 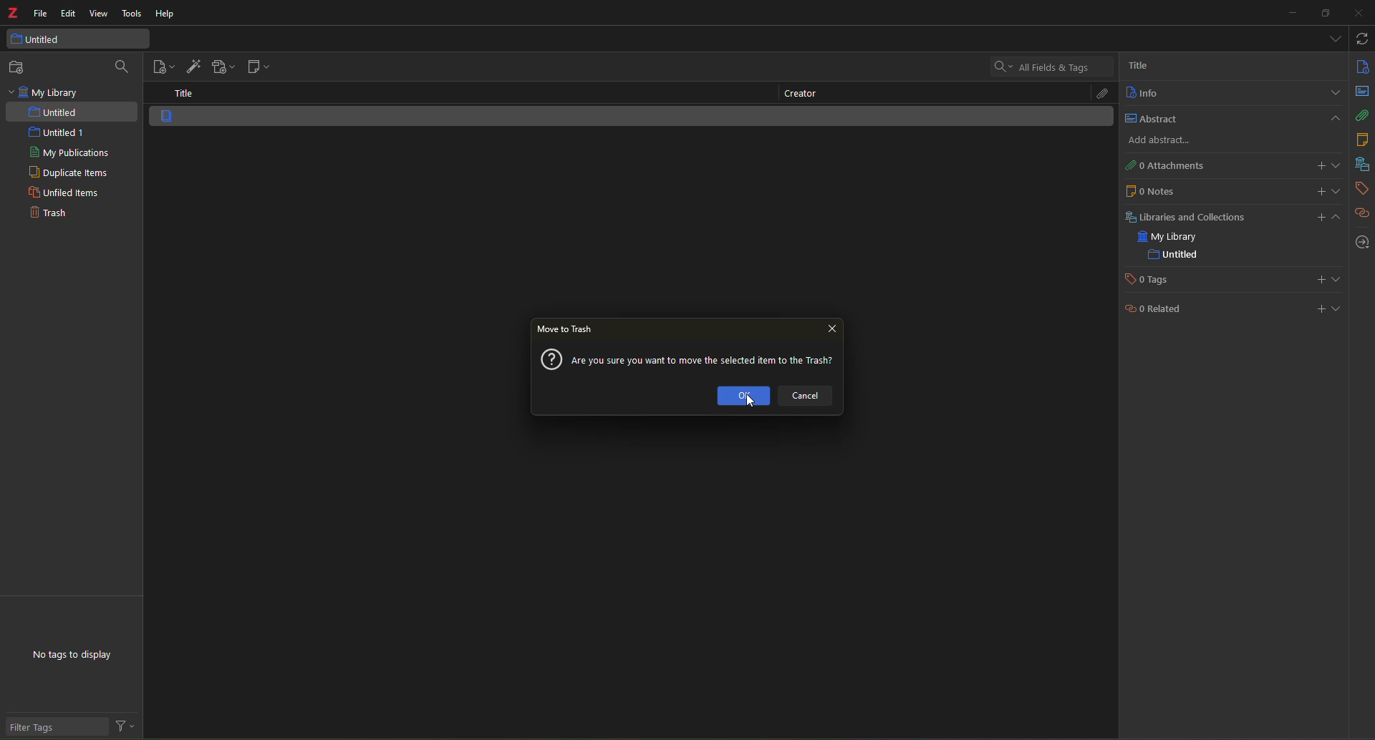 I want to click on related, so click(x=1363, y=213).